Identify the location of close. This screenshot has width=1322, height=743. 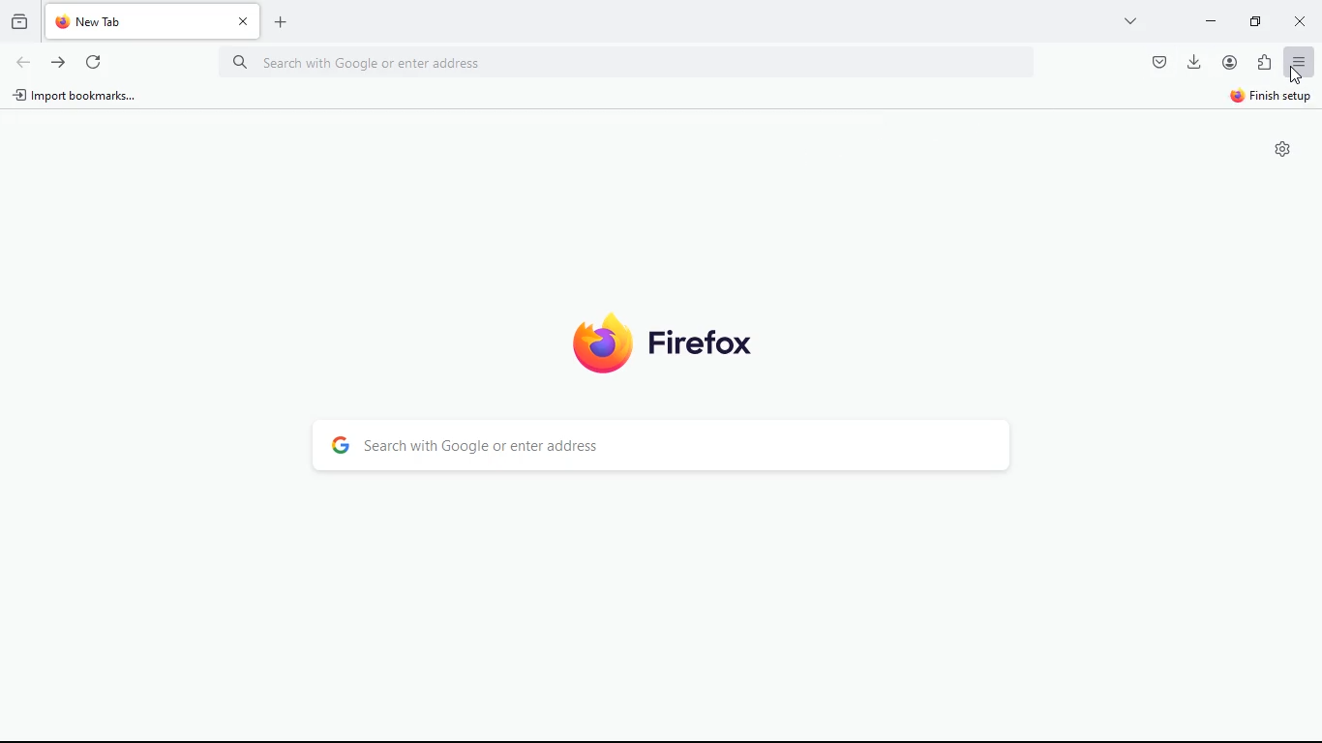
(1303, 23).